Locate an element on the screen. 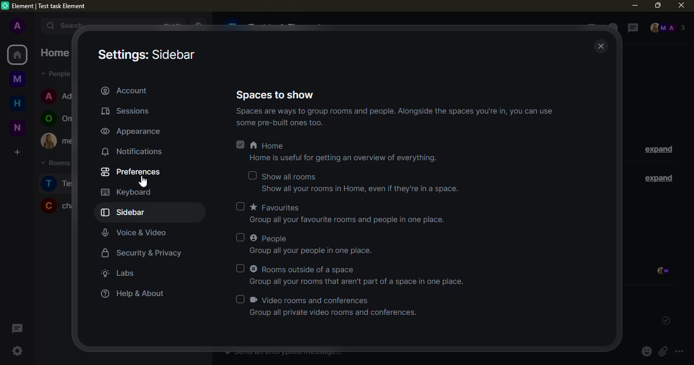  show all rooms is located at coordinates (290, 176).